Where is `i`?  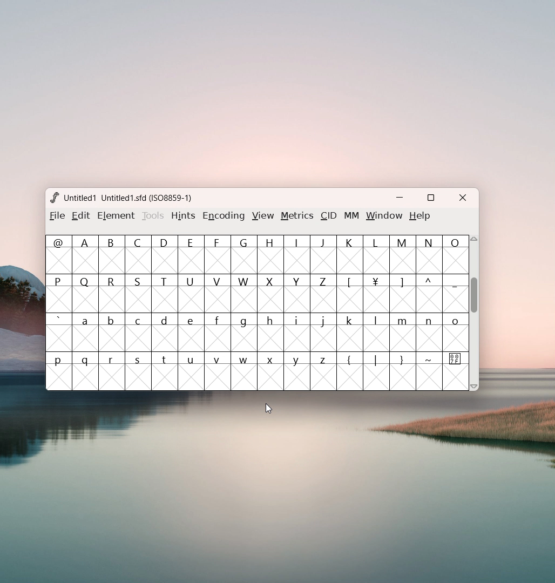
i is located at coordinates (298, 333).